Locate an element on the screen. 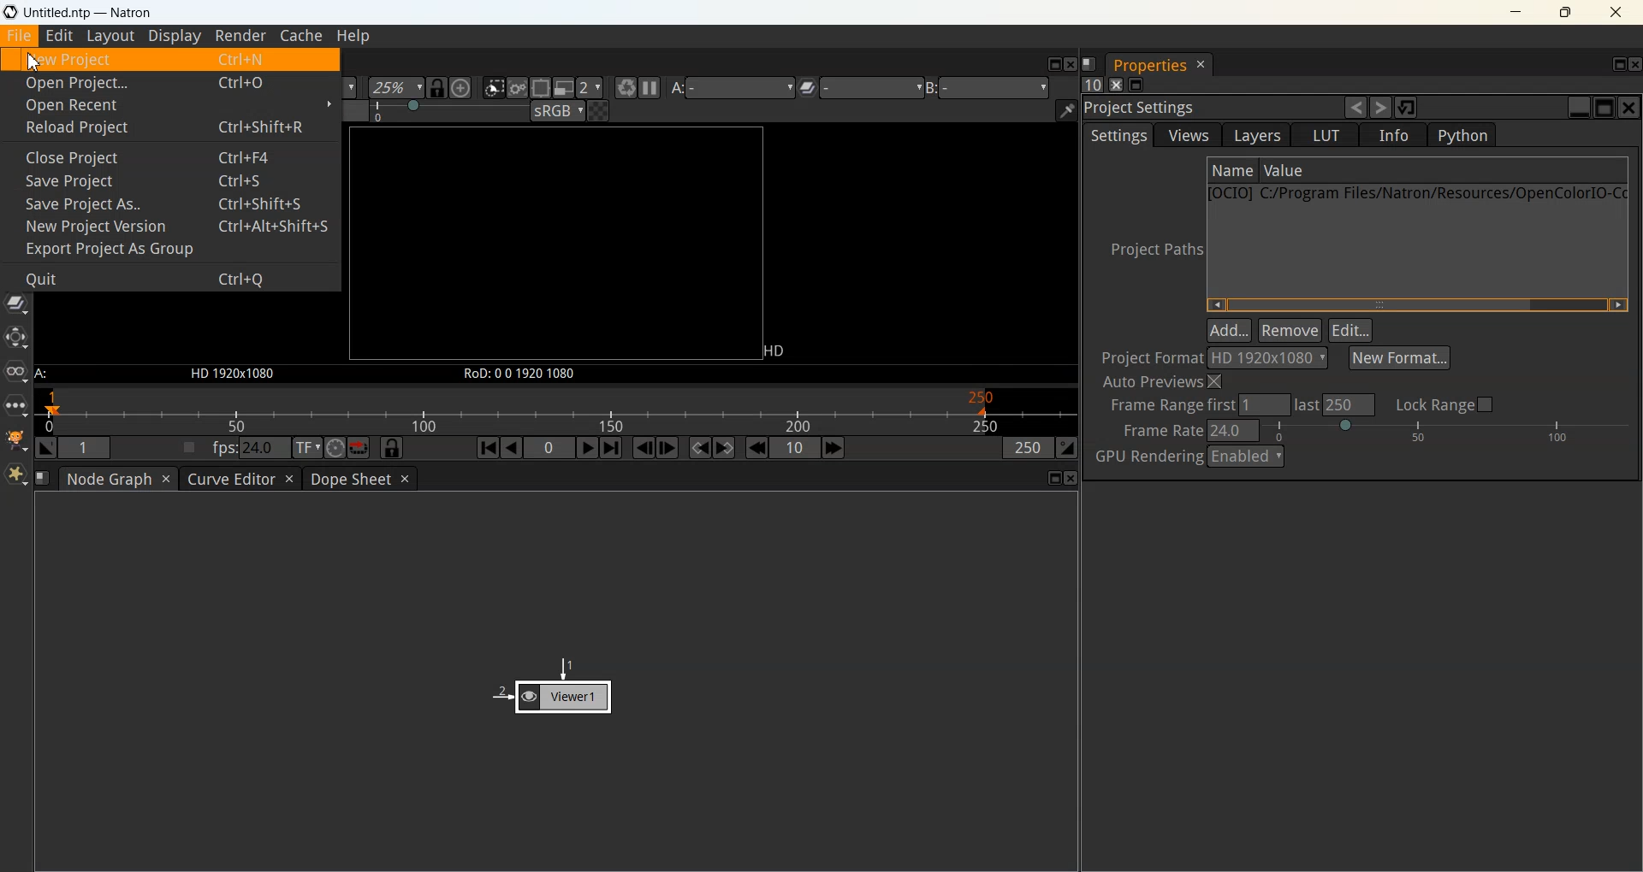 Image resolution: width=1643 pixels, height=872 pixels. sRGB is located at coordinates (558, 111).